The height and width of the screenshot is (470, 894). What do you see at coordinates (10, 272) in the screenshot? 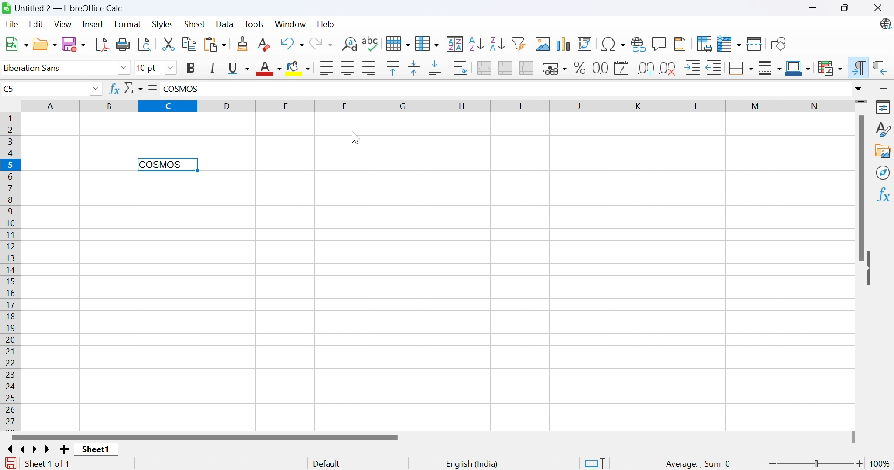
I see `Row names` at bounding box center [10, 272].